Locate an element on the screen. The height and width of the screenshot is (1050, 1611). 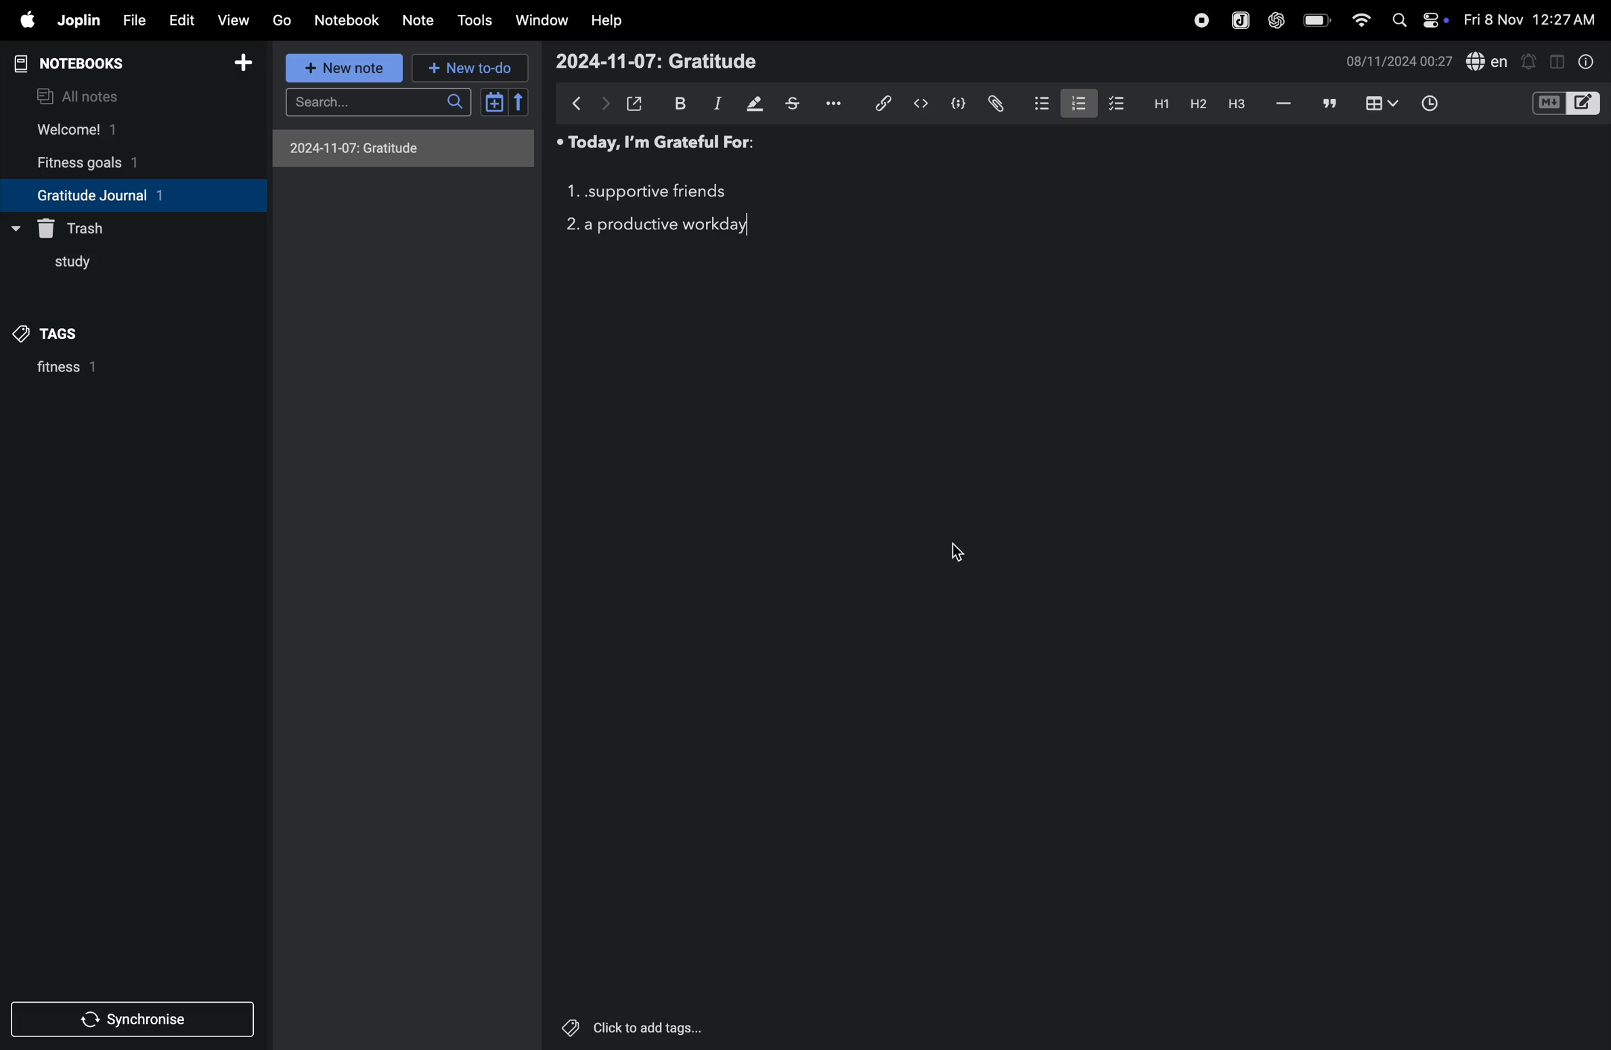
new to do is located at coordinates (466, 68).